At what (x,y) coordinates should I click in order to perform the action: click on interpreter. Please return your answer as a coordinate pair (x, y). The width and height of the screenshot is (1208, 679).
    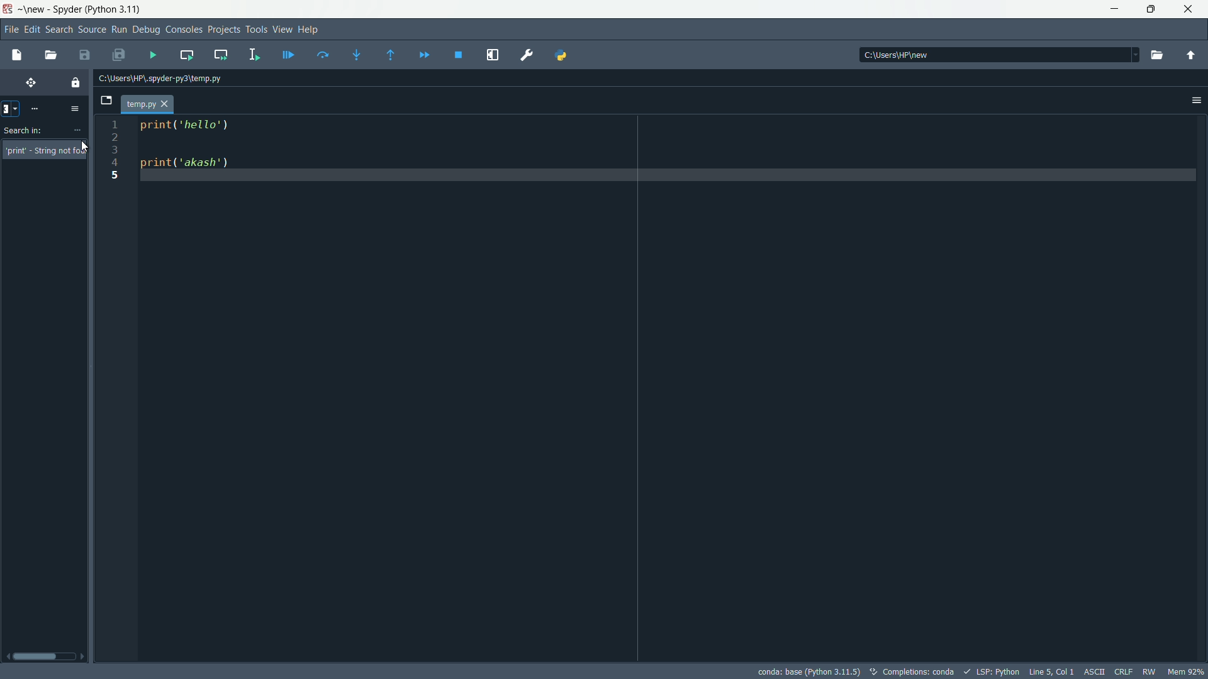
    Looking at the image, I should click on (810, 671).